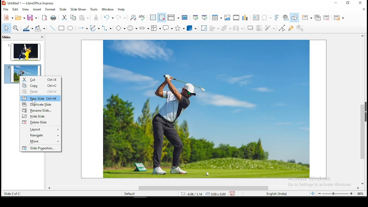 The height and width of the screenshot is (207, 368). I want to click on open, so click(20, 17).